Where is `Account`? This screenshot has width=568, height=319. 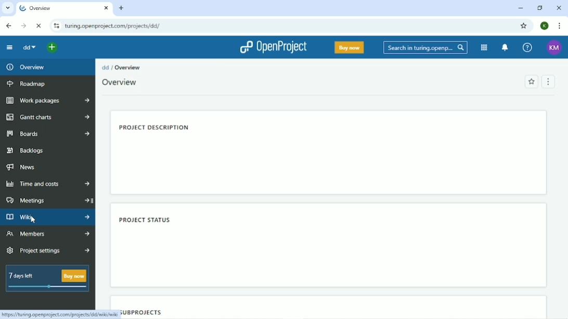 Account is located at coordinates (553, 48).